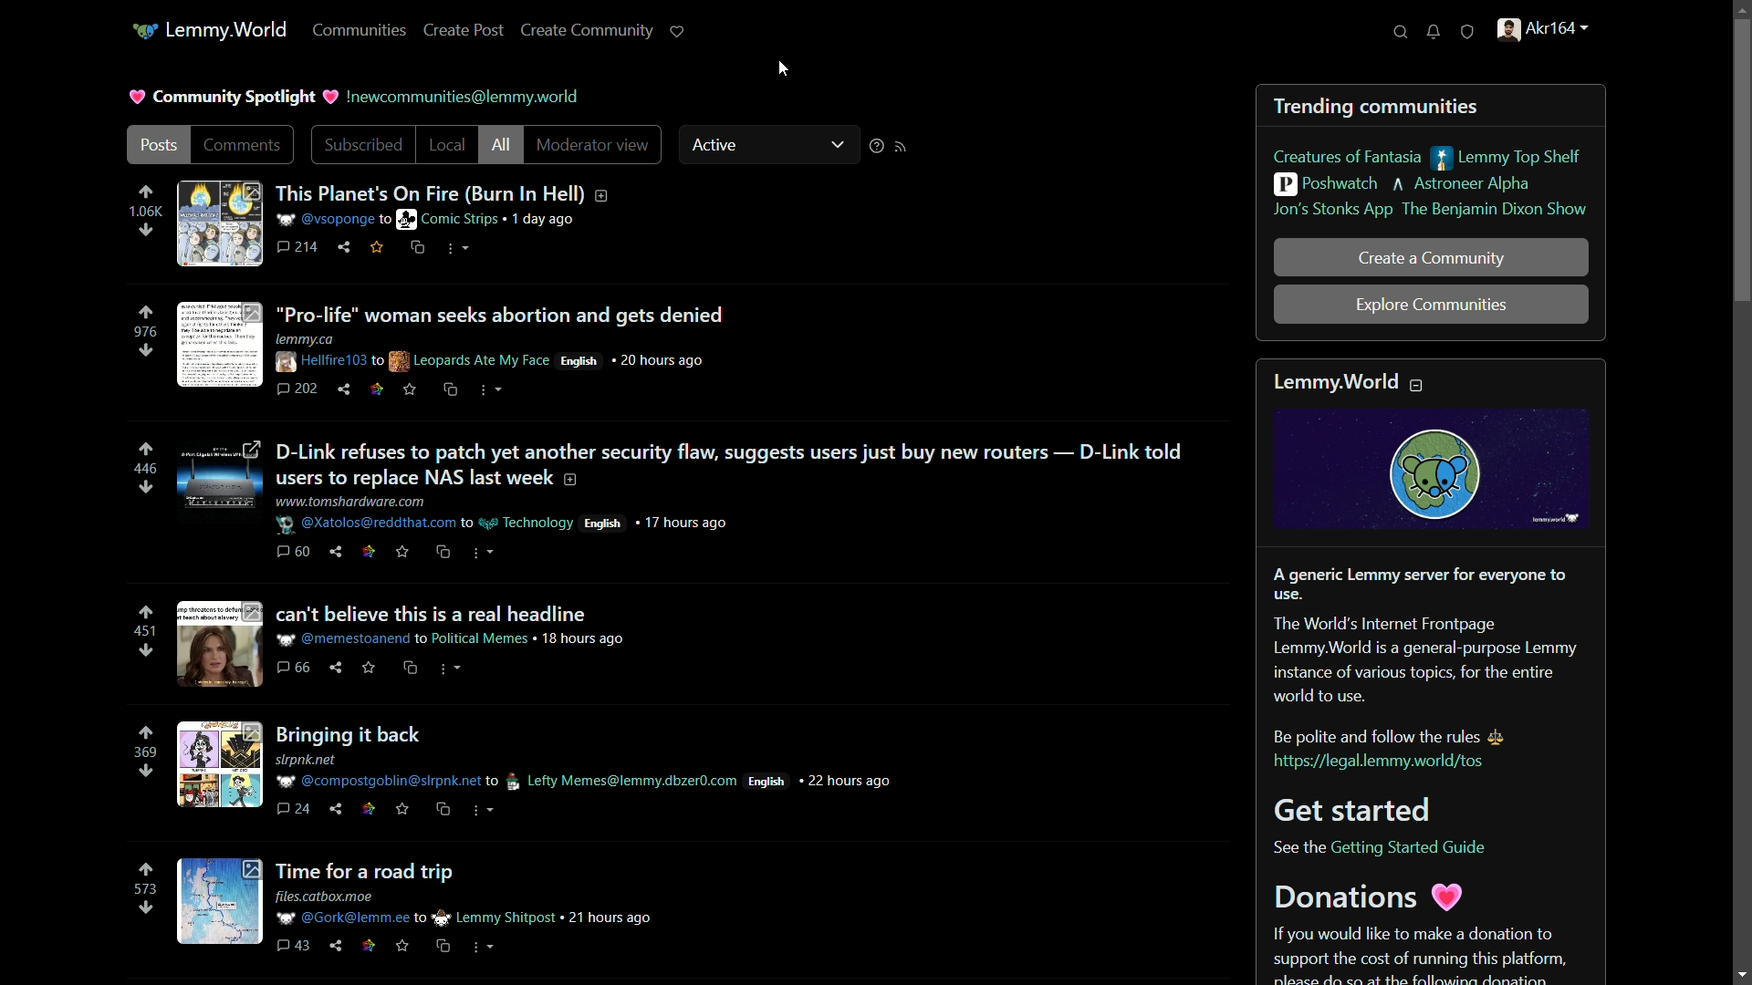 This screenshot has height=985, width=1752. Describe the element at coordinates (144, 470) in the screenshot. I see `number of votes` at that location.